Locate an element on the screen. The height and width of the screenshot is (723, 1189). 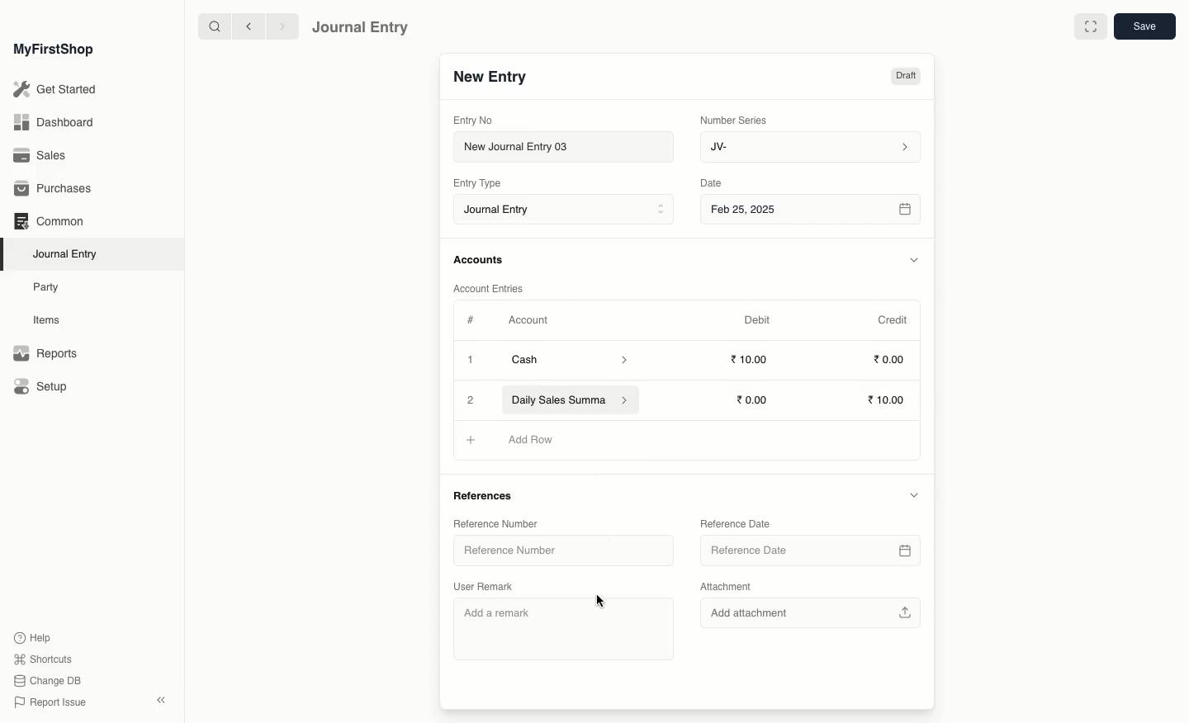
Add is located at coordinates (468, 439).